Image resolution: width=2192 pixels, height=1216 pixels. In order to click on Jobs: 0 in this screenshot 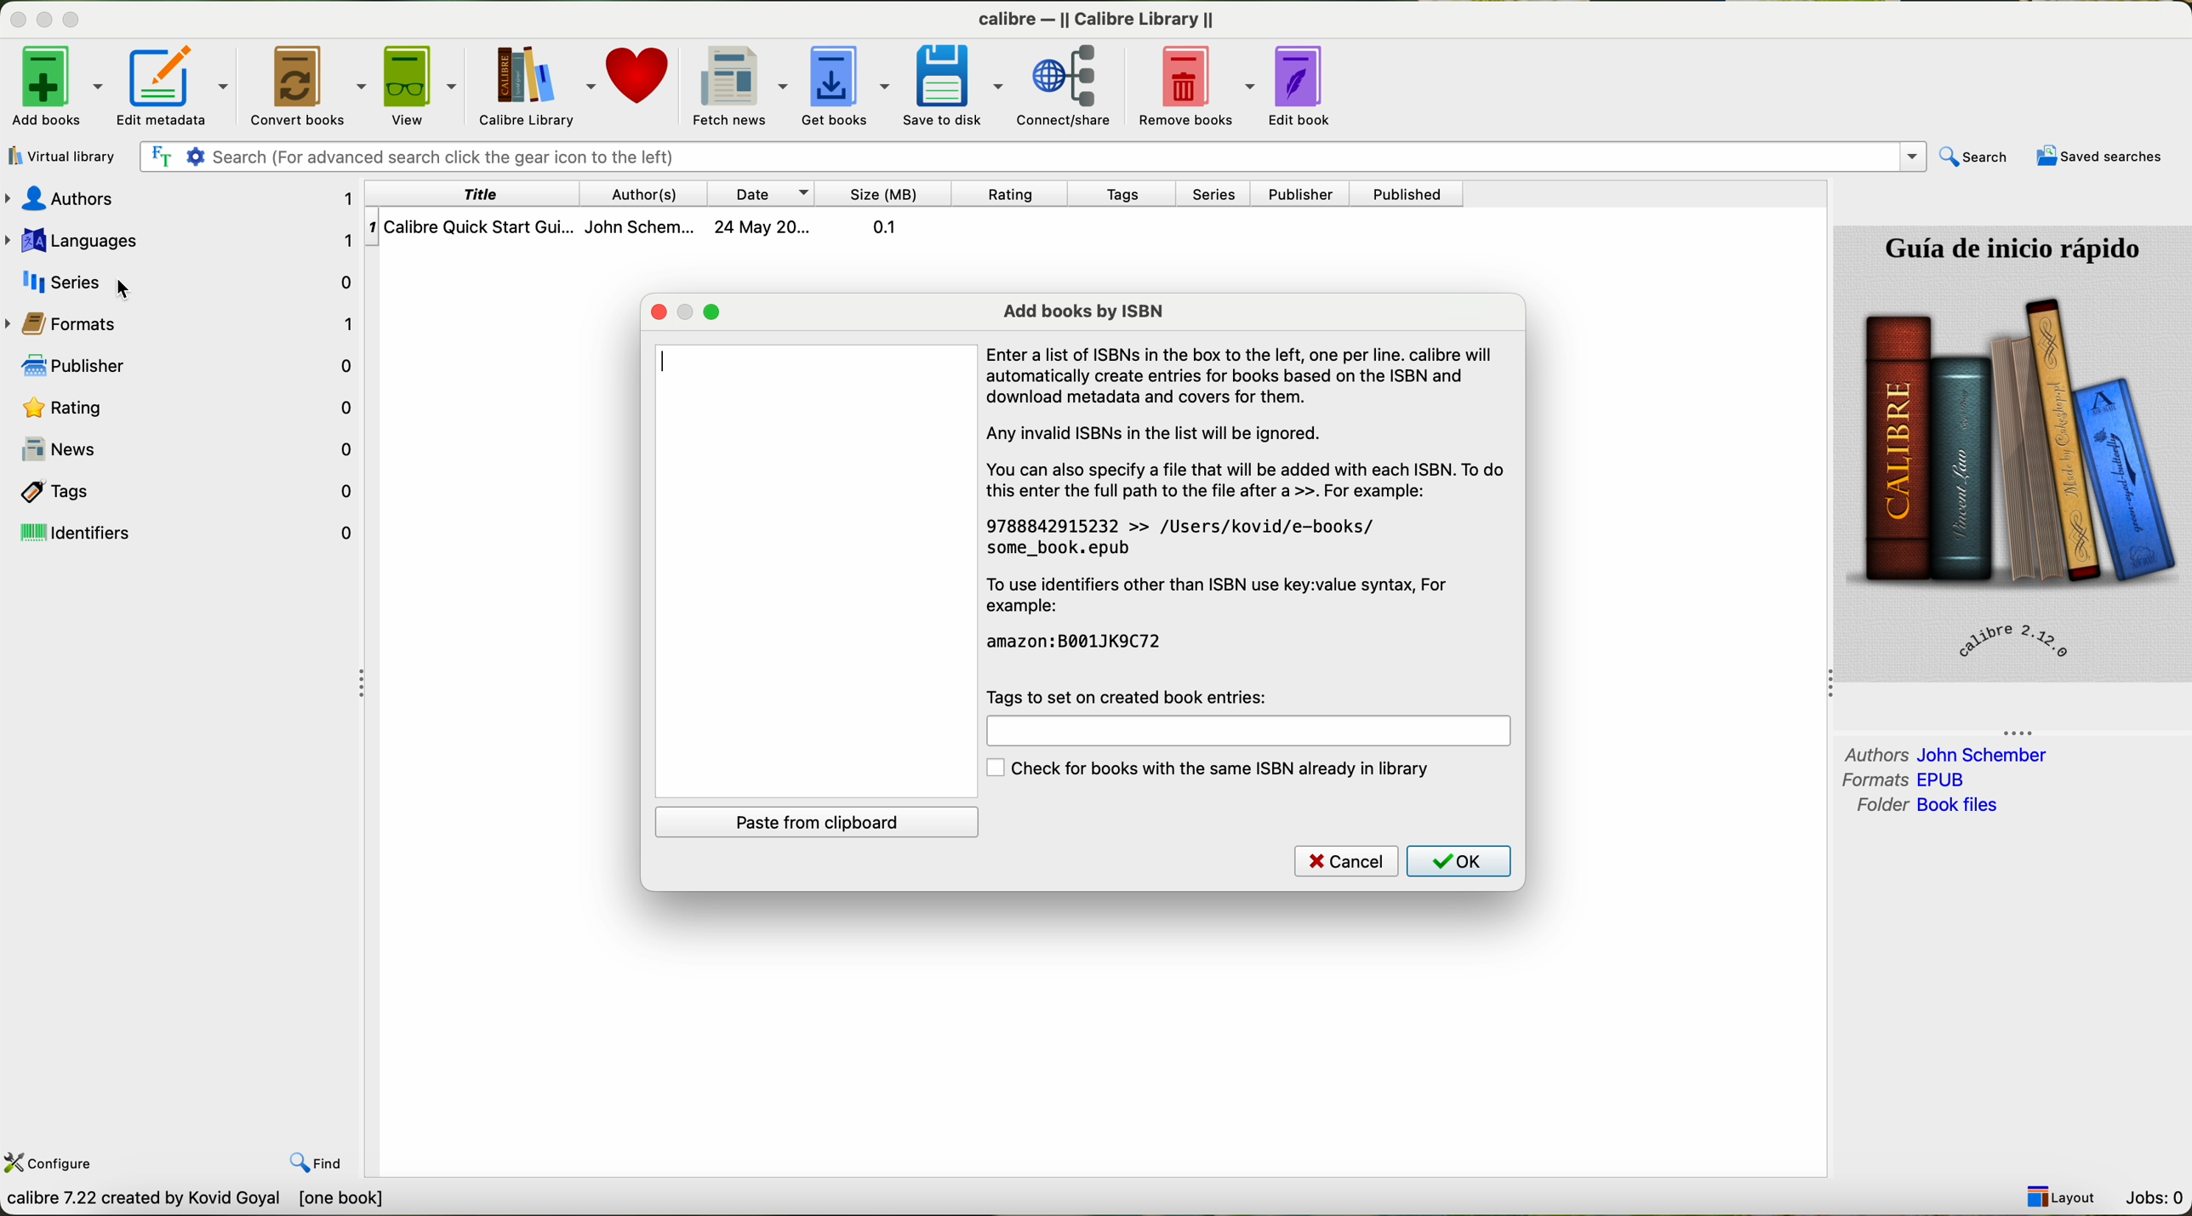, I will do `click(2155, 1200)`.